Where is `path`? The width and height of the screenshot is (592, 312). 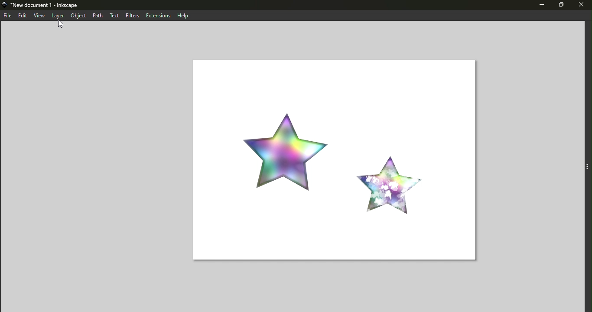 path is located at coordinates (98, 15).